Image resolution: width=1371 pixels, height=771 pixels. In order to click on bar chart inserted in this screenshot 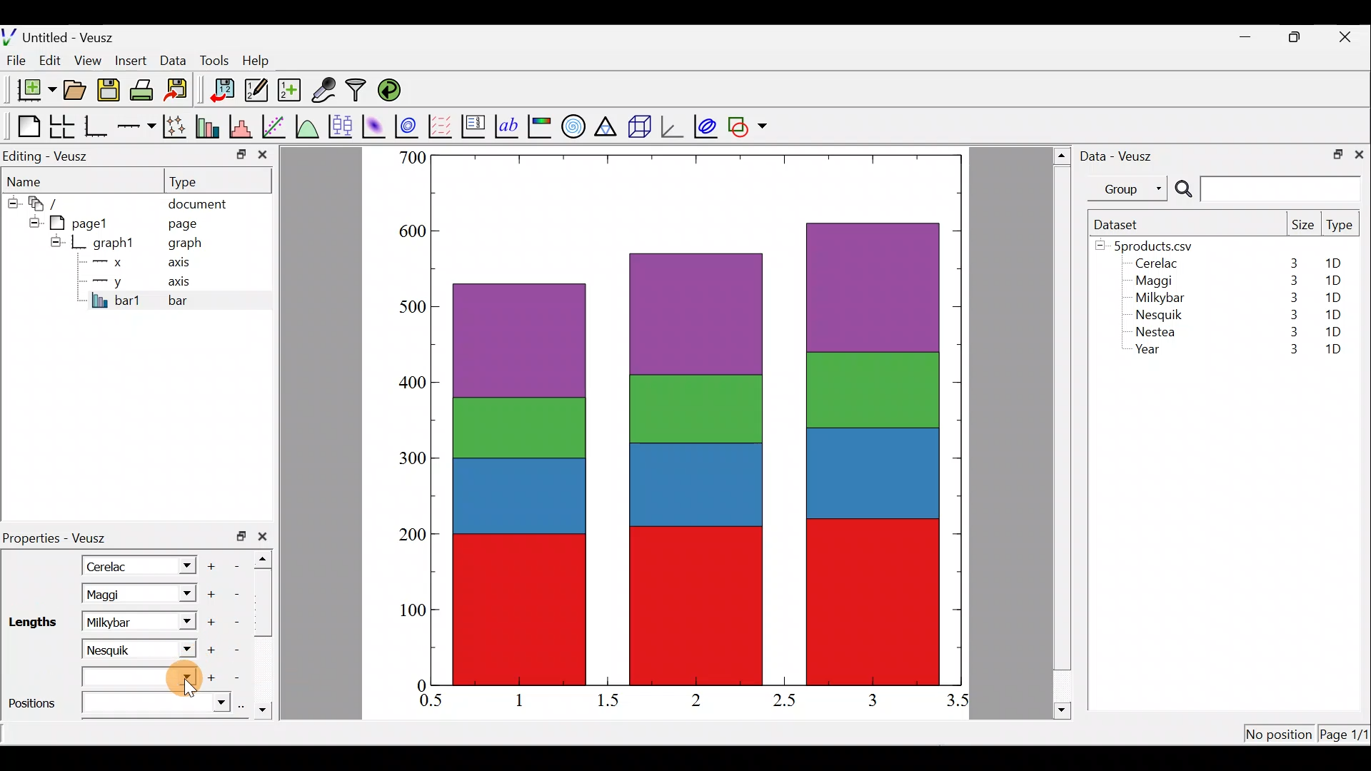, I will do `click(698, 418)`.